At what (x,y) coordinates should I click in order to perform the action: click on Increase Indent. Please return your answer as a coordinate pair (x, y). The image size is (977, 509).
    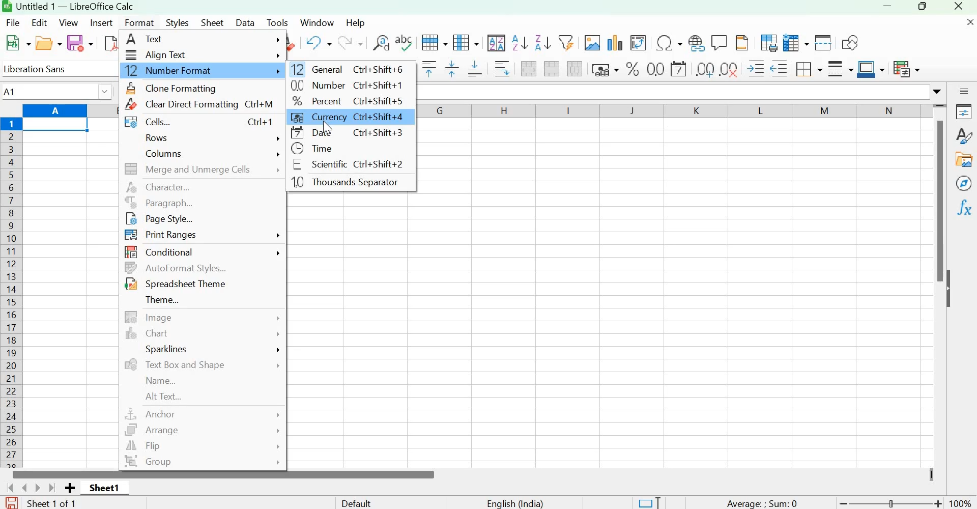
    Looking at the image, I should click on (757, 68).